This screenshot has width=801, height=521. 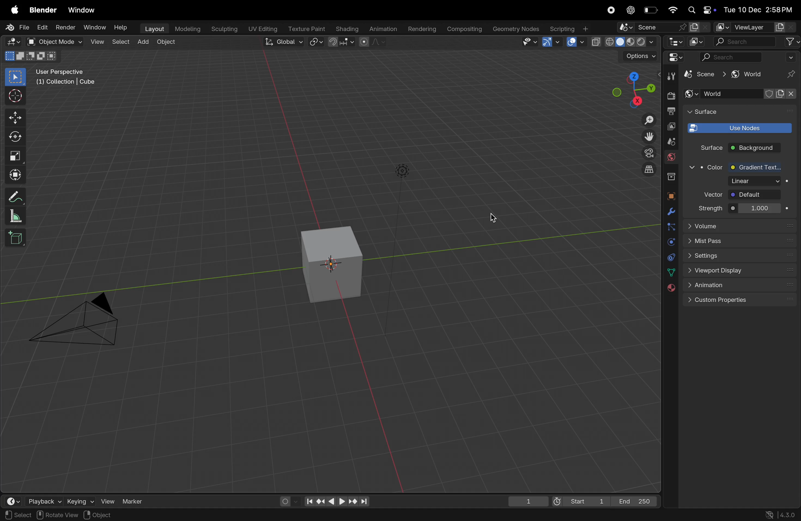 I want to click on Global, so click(x=281, y=42).